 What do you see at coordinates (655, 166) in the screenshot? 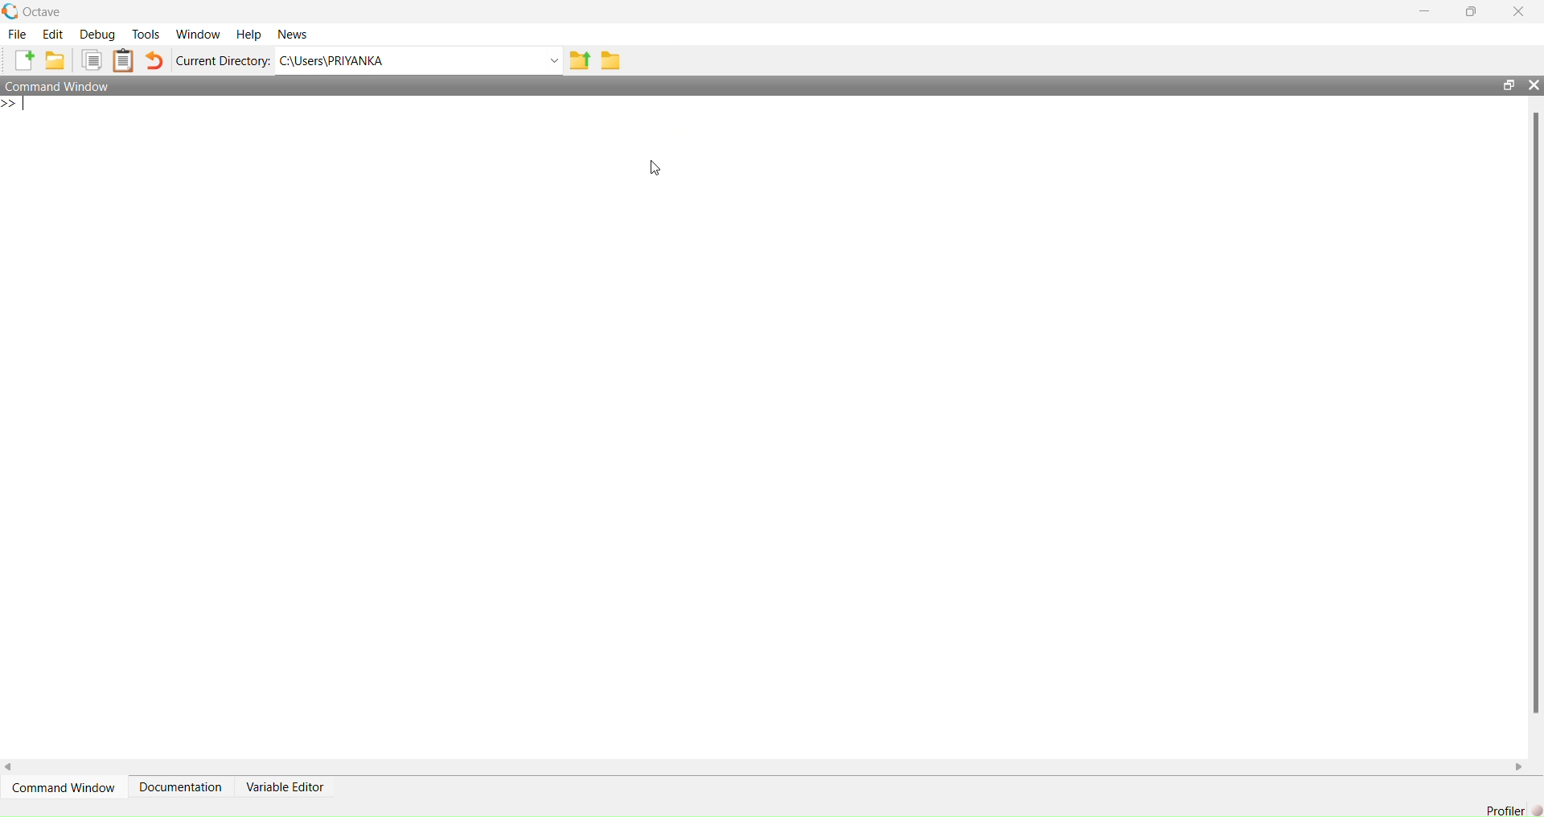
I see `cursor` at bounding box center [655, 166].